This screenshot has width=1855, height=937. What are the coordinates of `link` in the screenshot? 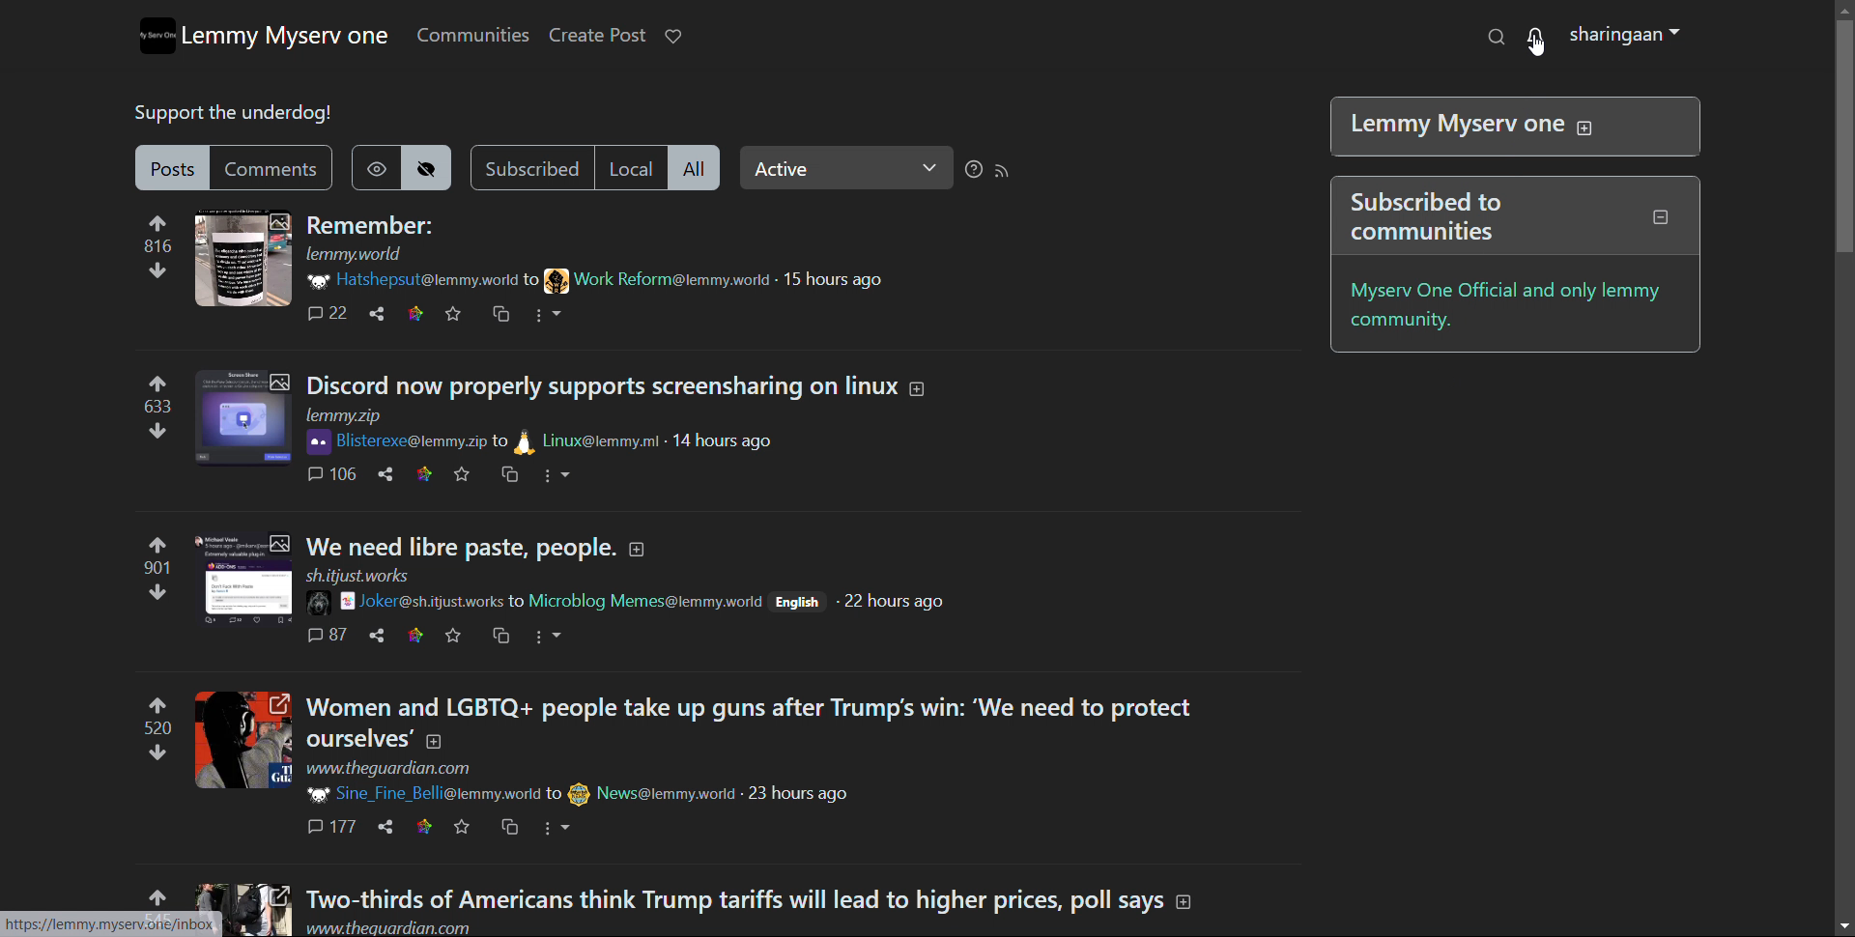 It's located at (414, 314).